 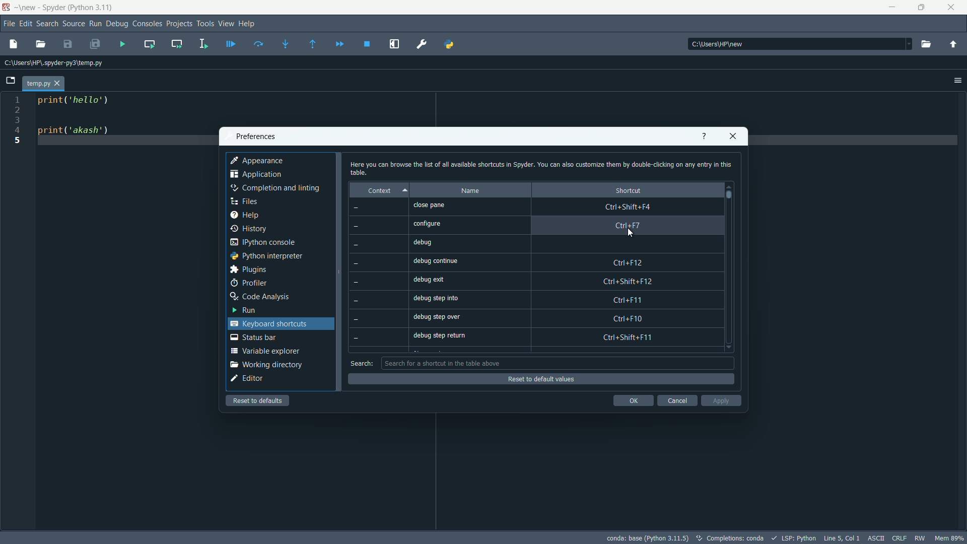 What do you see at coordinates (148, 24) in the screenshot?
I see `consoles menu` at bounding box center [148, 24].